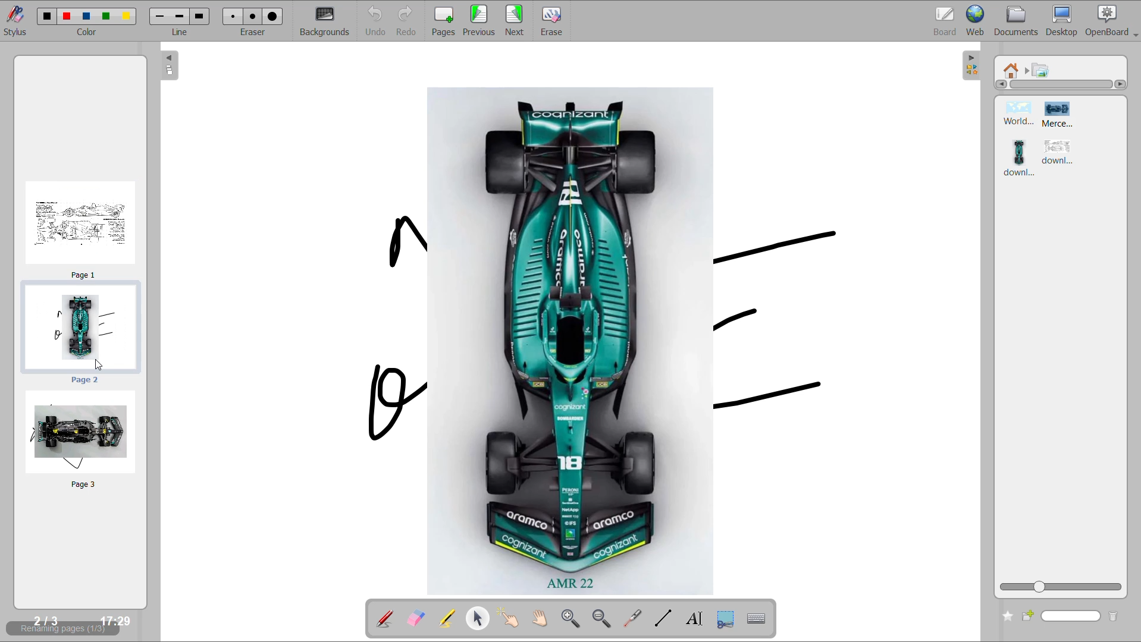 The height and width of the screenshot is (642, 1141). Describe the element at coordinates (83, 226) in the screenshot. I see `rearranged page 1` at that location.